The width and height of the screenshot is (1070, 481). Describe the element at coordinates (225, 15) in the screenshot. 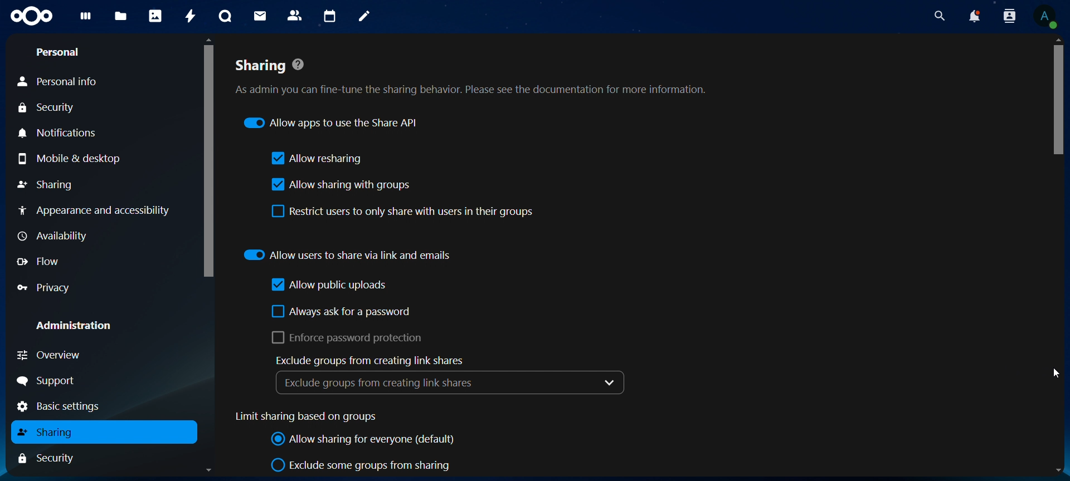

I see `talk` at that location.